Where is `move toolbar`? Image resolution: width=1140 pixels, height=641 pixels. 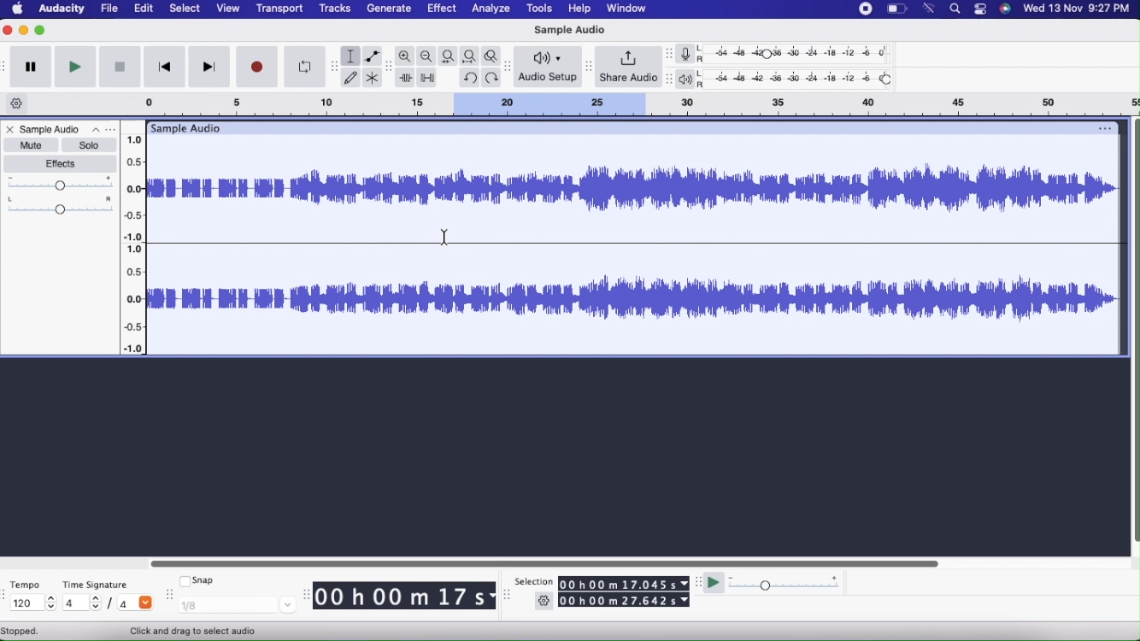 move toolbar is located at coordinates (670, 79).